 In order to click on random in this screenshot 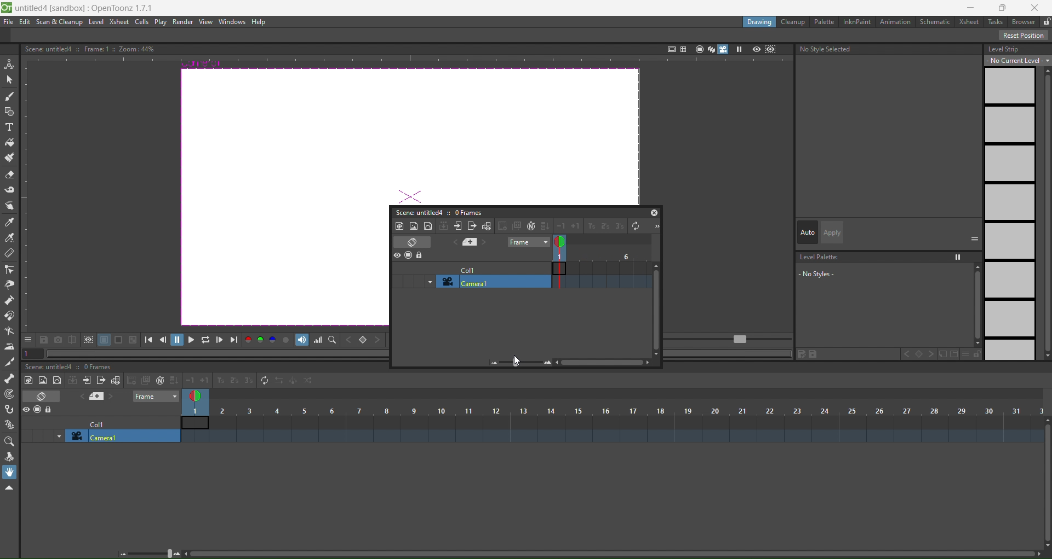, I will do `click(309, 381)`.